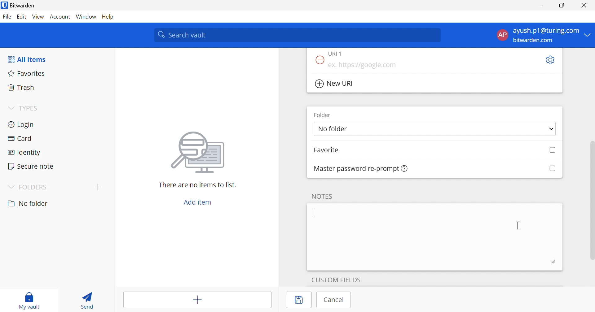  What do you see at coordinates (30, 167) in the screenshot?
I see `Secure note` at bounding box center [30, 167].